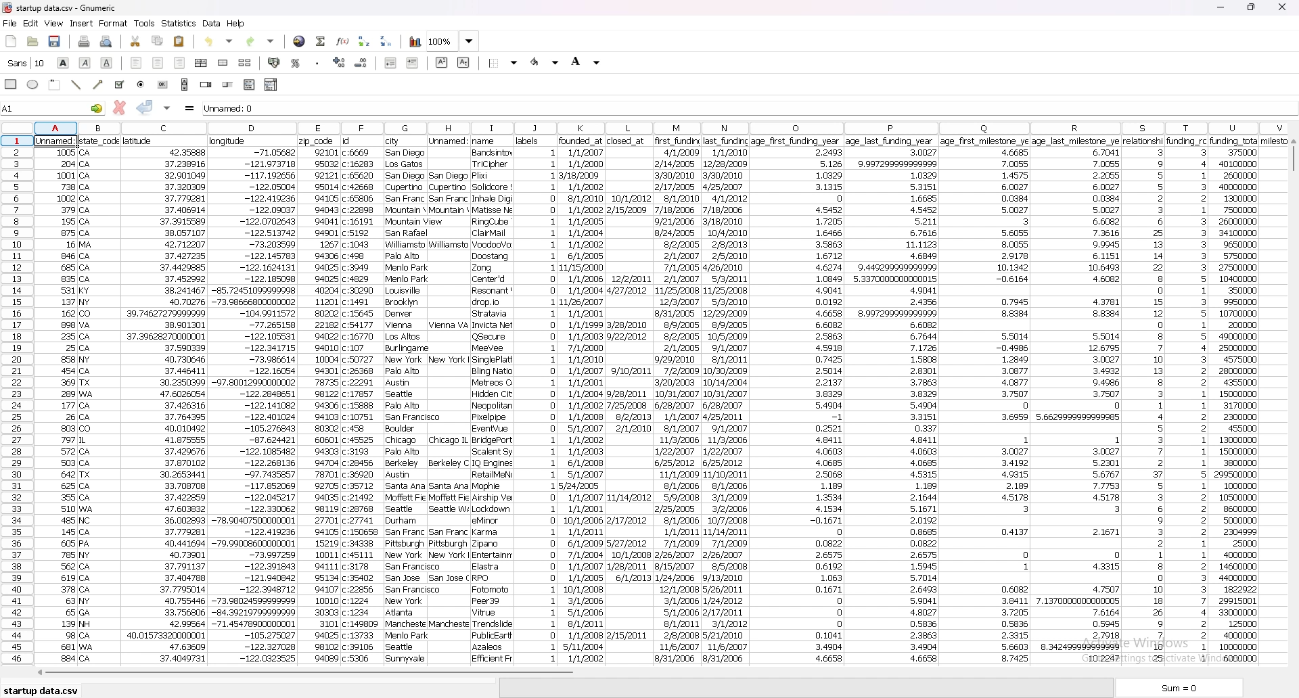 The height and width of the screenshot is (698, 1299). Describe the element at coordinates (145, 24) in the screenshot. I see `tools` at that location.